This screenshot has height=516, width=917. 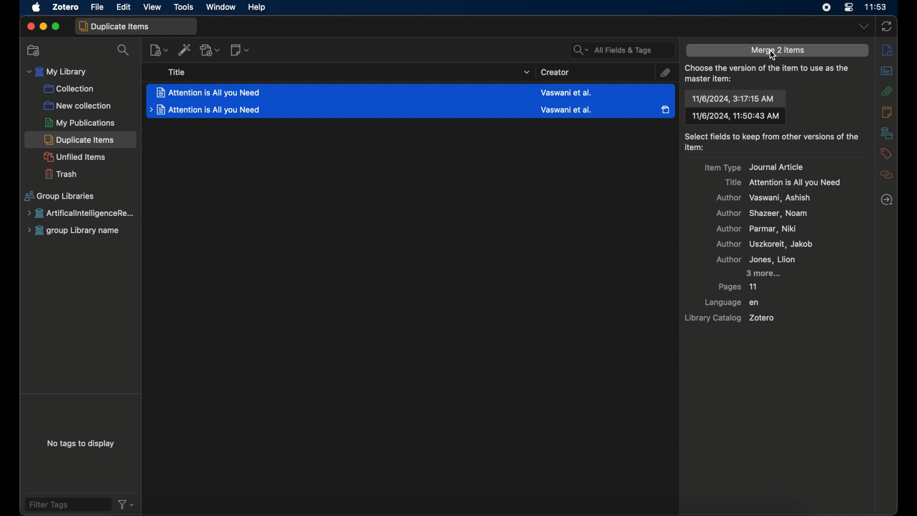 I want to click on File, so click(x=206, y=109).